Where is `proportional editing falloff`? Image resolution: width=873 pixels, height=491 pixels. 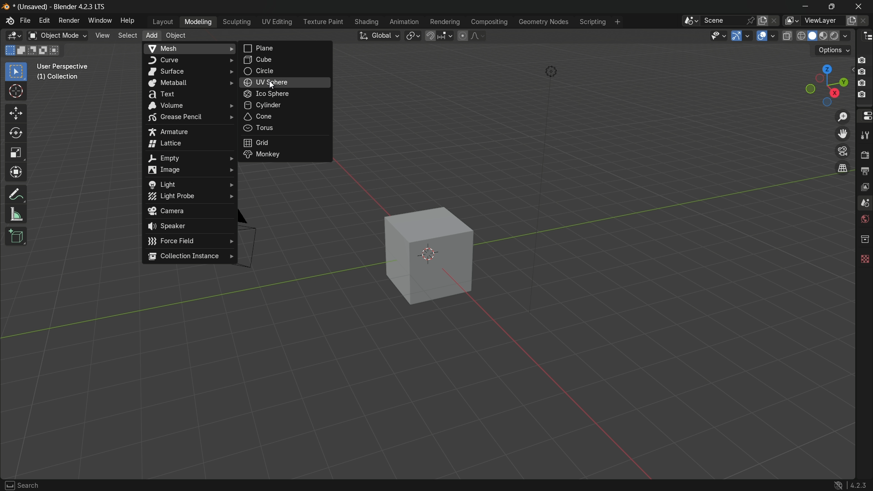
proportional editing falloff is located at coordinates (478, 35).